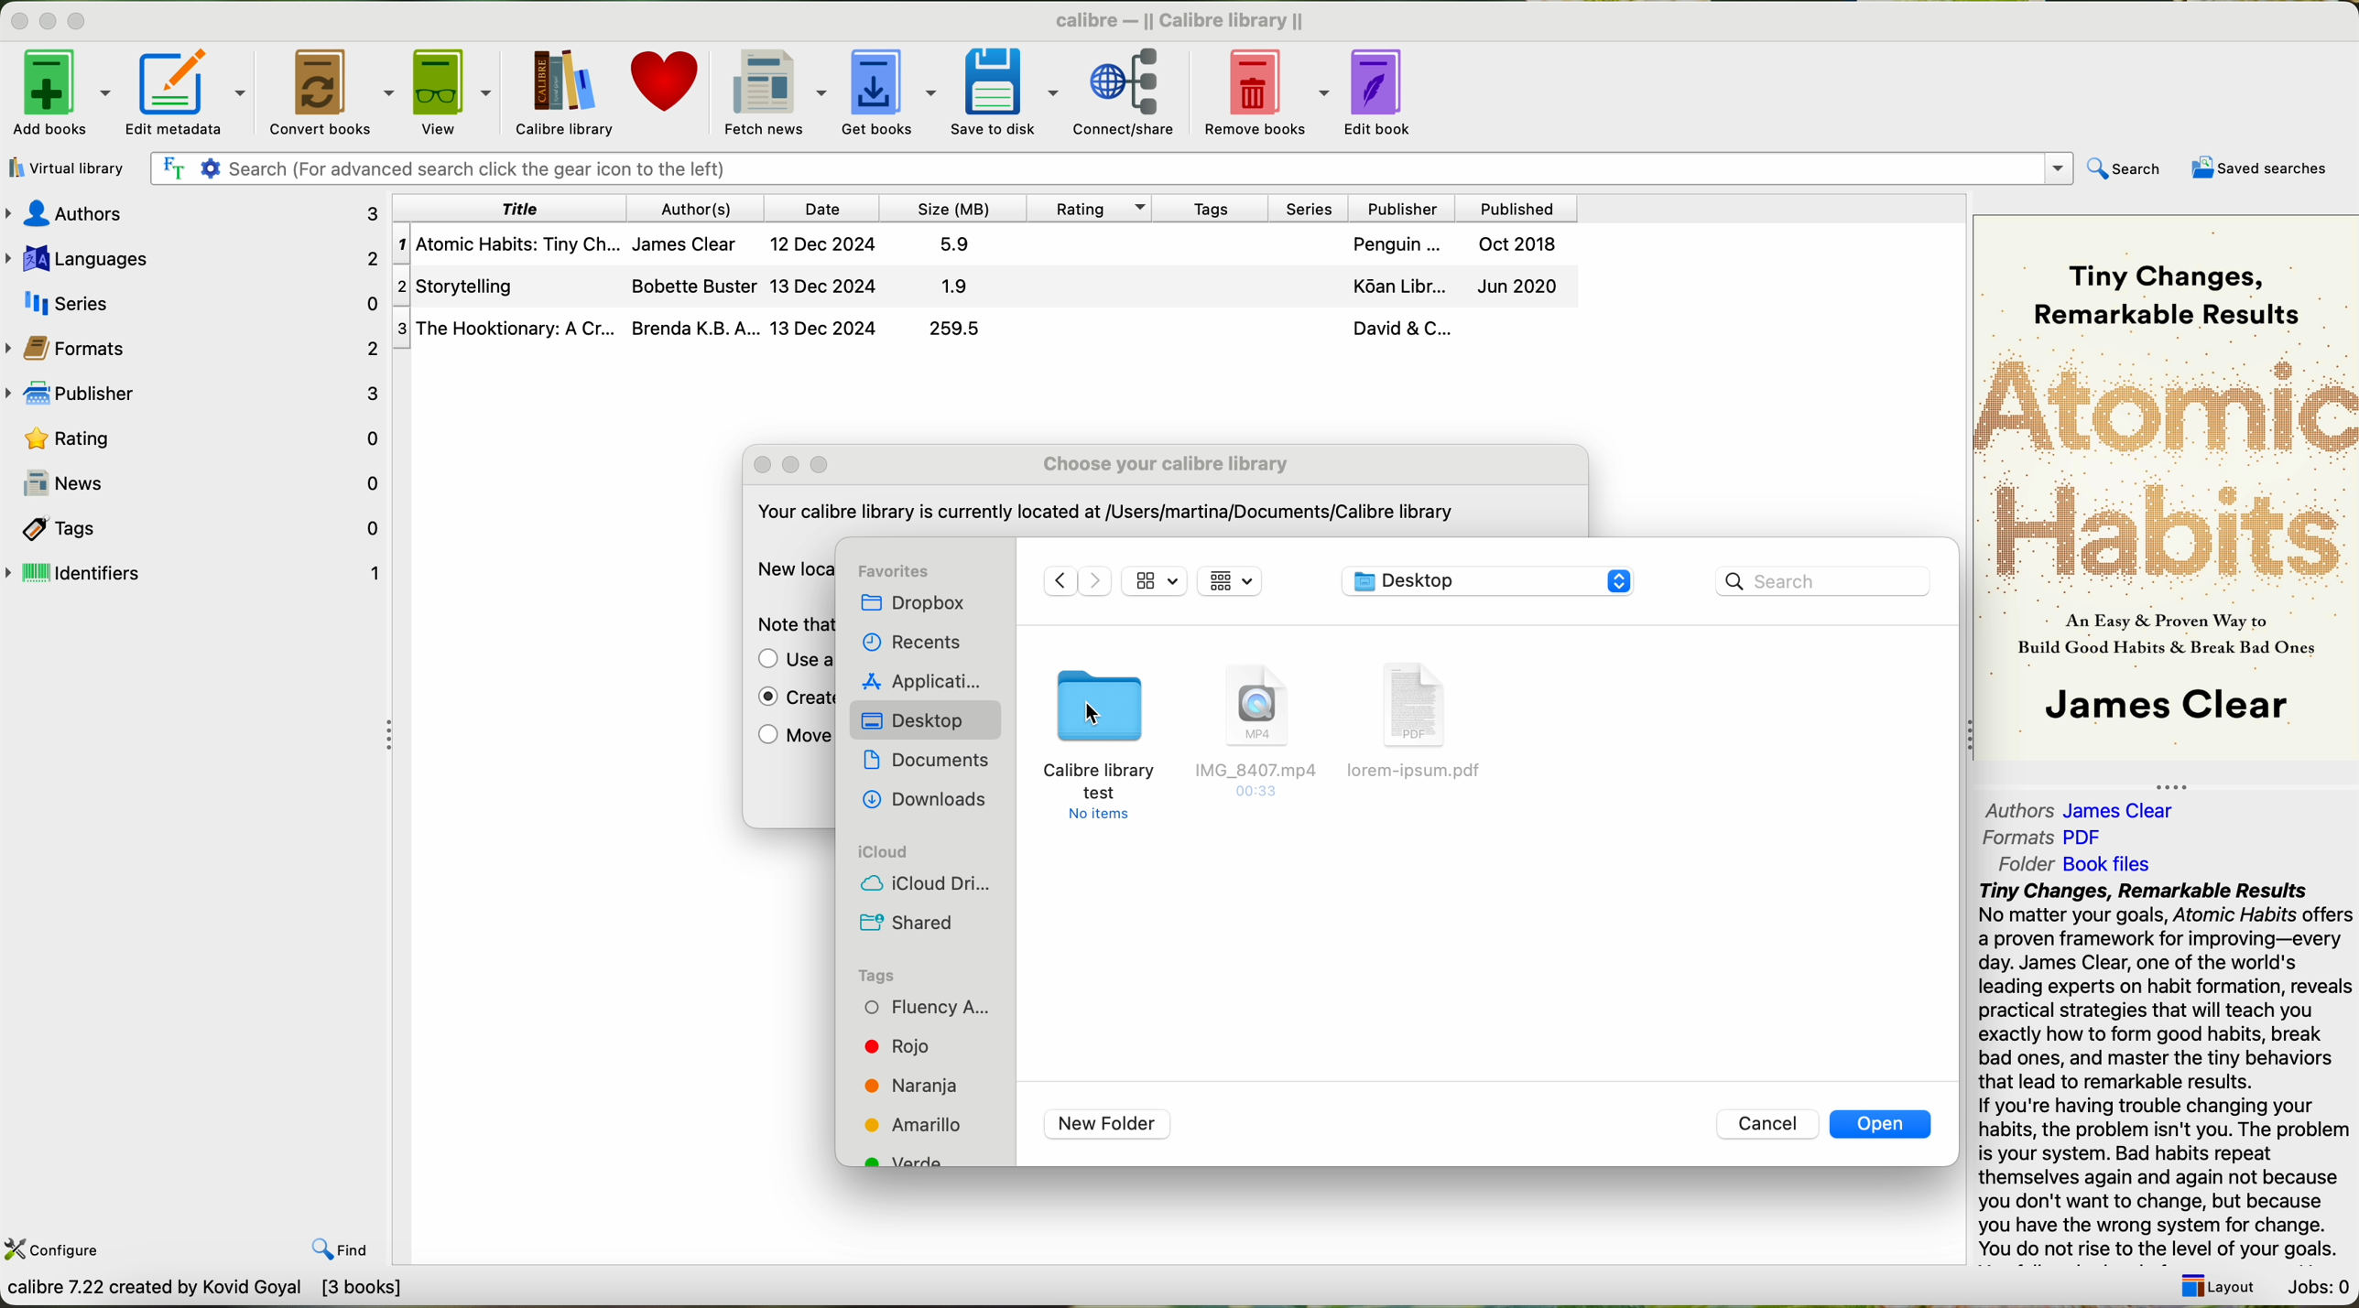 The height and width of the screenshot is (1308, 2359). Describe the element at coordinates (1185, 19) in the screenshot. I see `calibre — || Calibre library ||` at that location.